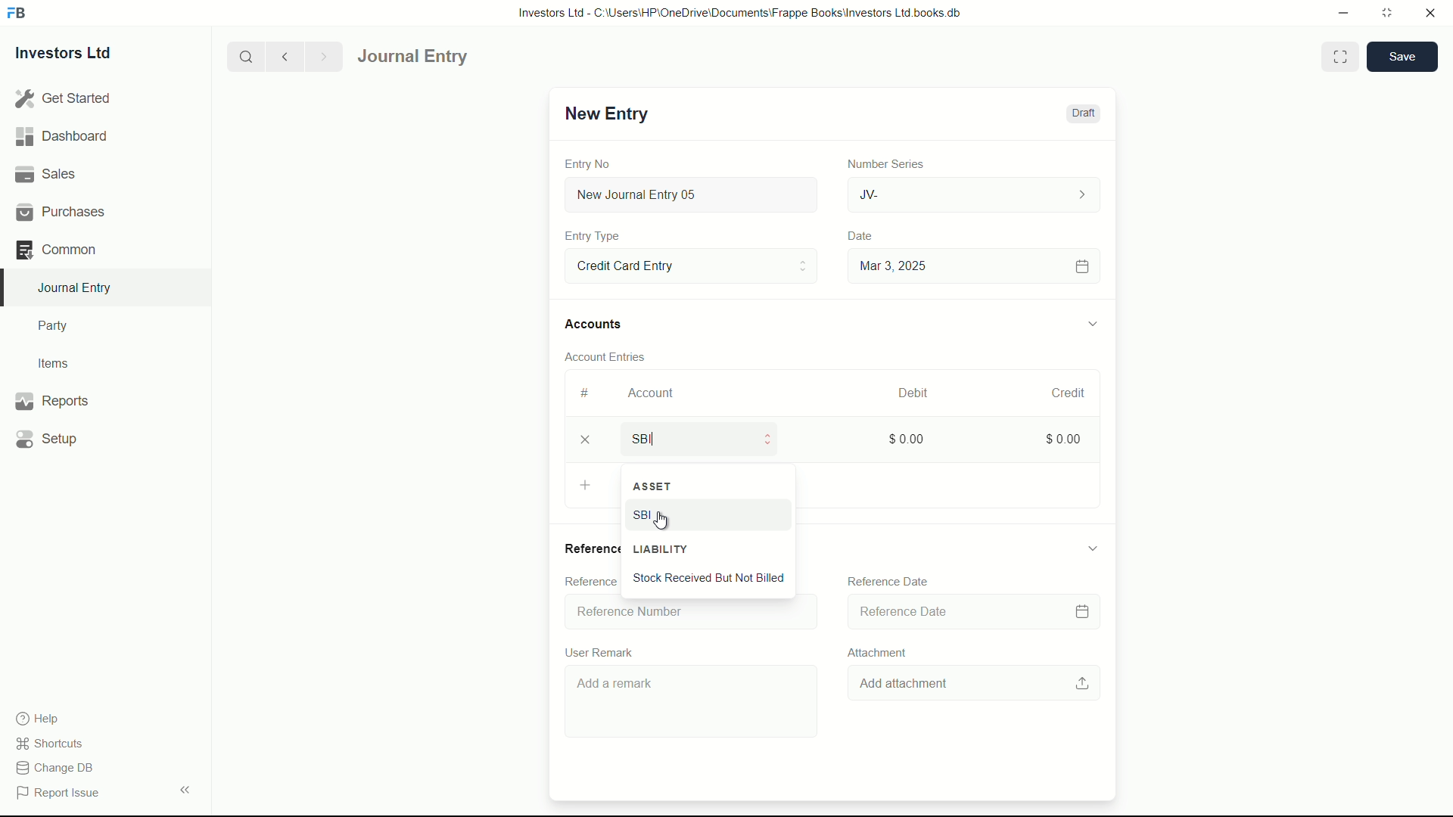 This screenshot has height=817, width=1453. What do you see at coordinates (976, 193) in the screenshot?
I see `JV` at bounding box center [976, 193].